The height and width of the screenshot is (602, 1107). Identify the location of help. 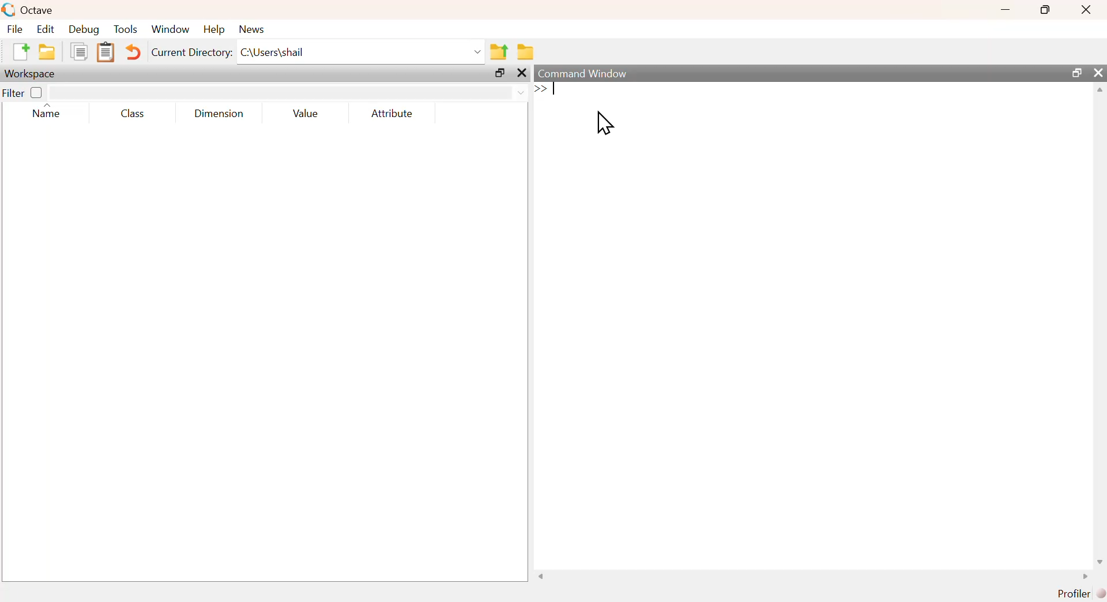
(213, 28).